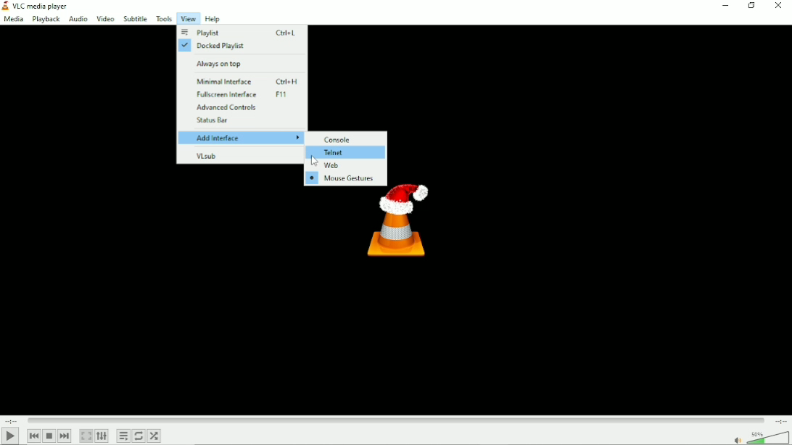 The width and height of the screenshot is (792, 445). I want to click on Web, so click(344, 166).